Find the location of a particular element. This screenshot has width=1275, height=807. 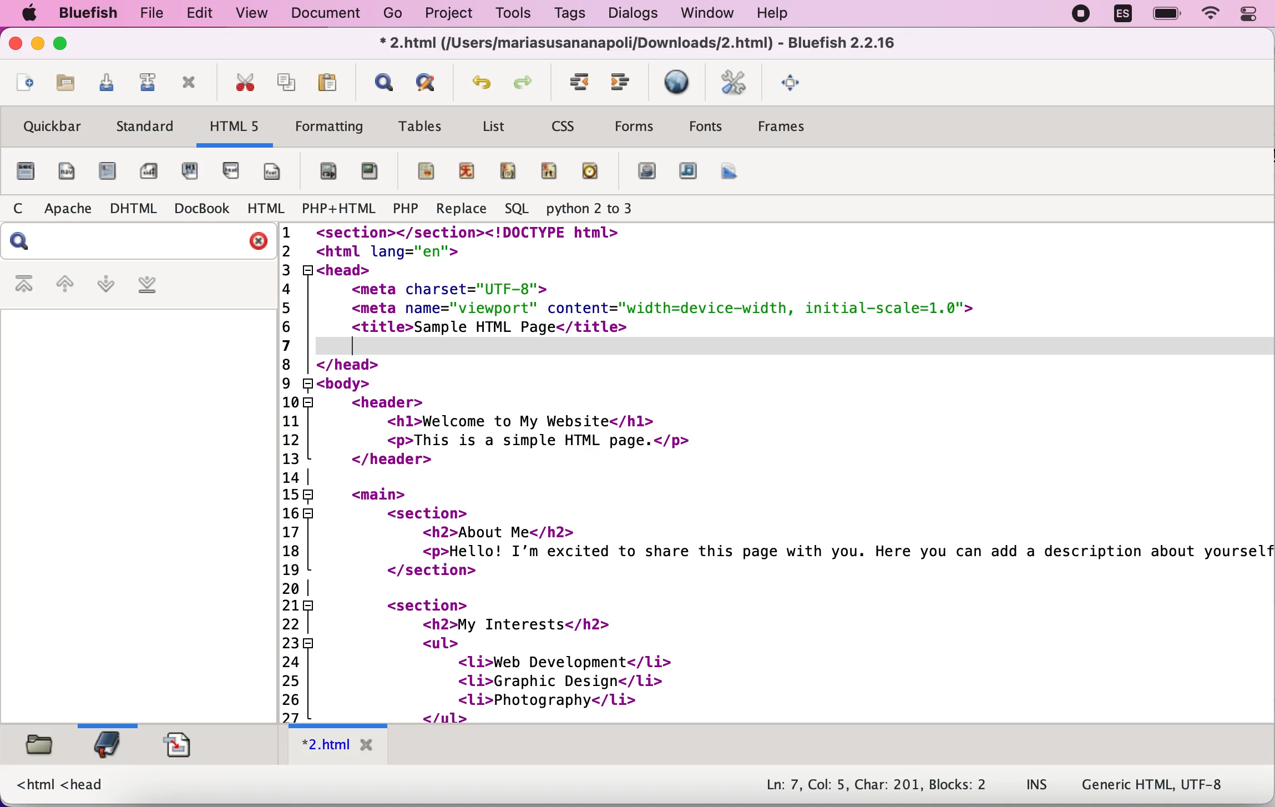

tables is located at coordinates (422, 125).